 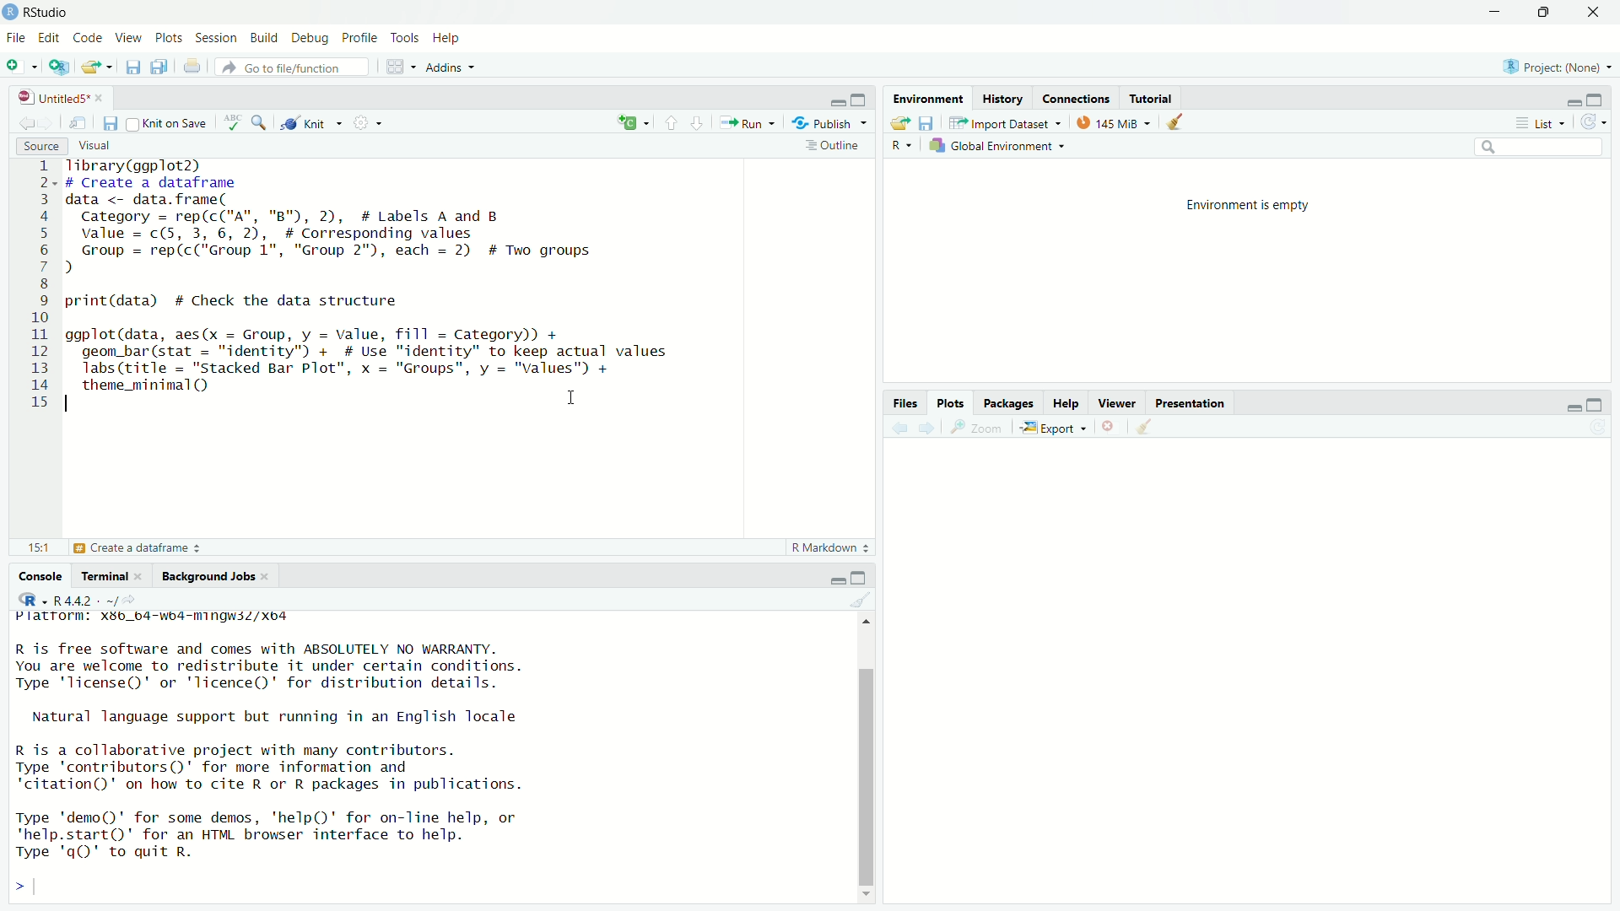 What do you see at coordinates (310, 121) in the screenshot?
I see `Knit` at bounding box center [310, 121].